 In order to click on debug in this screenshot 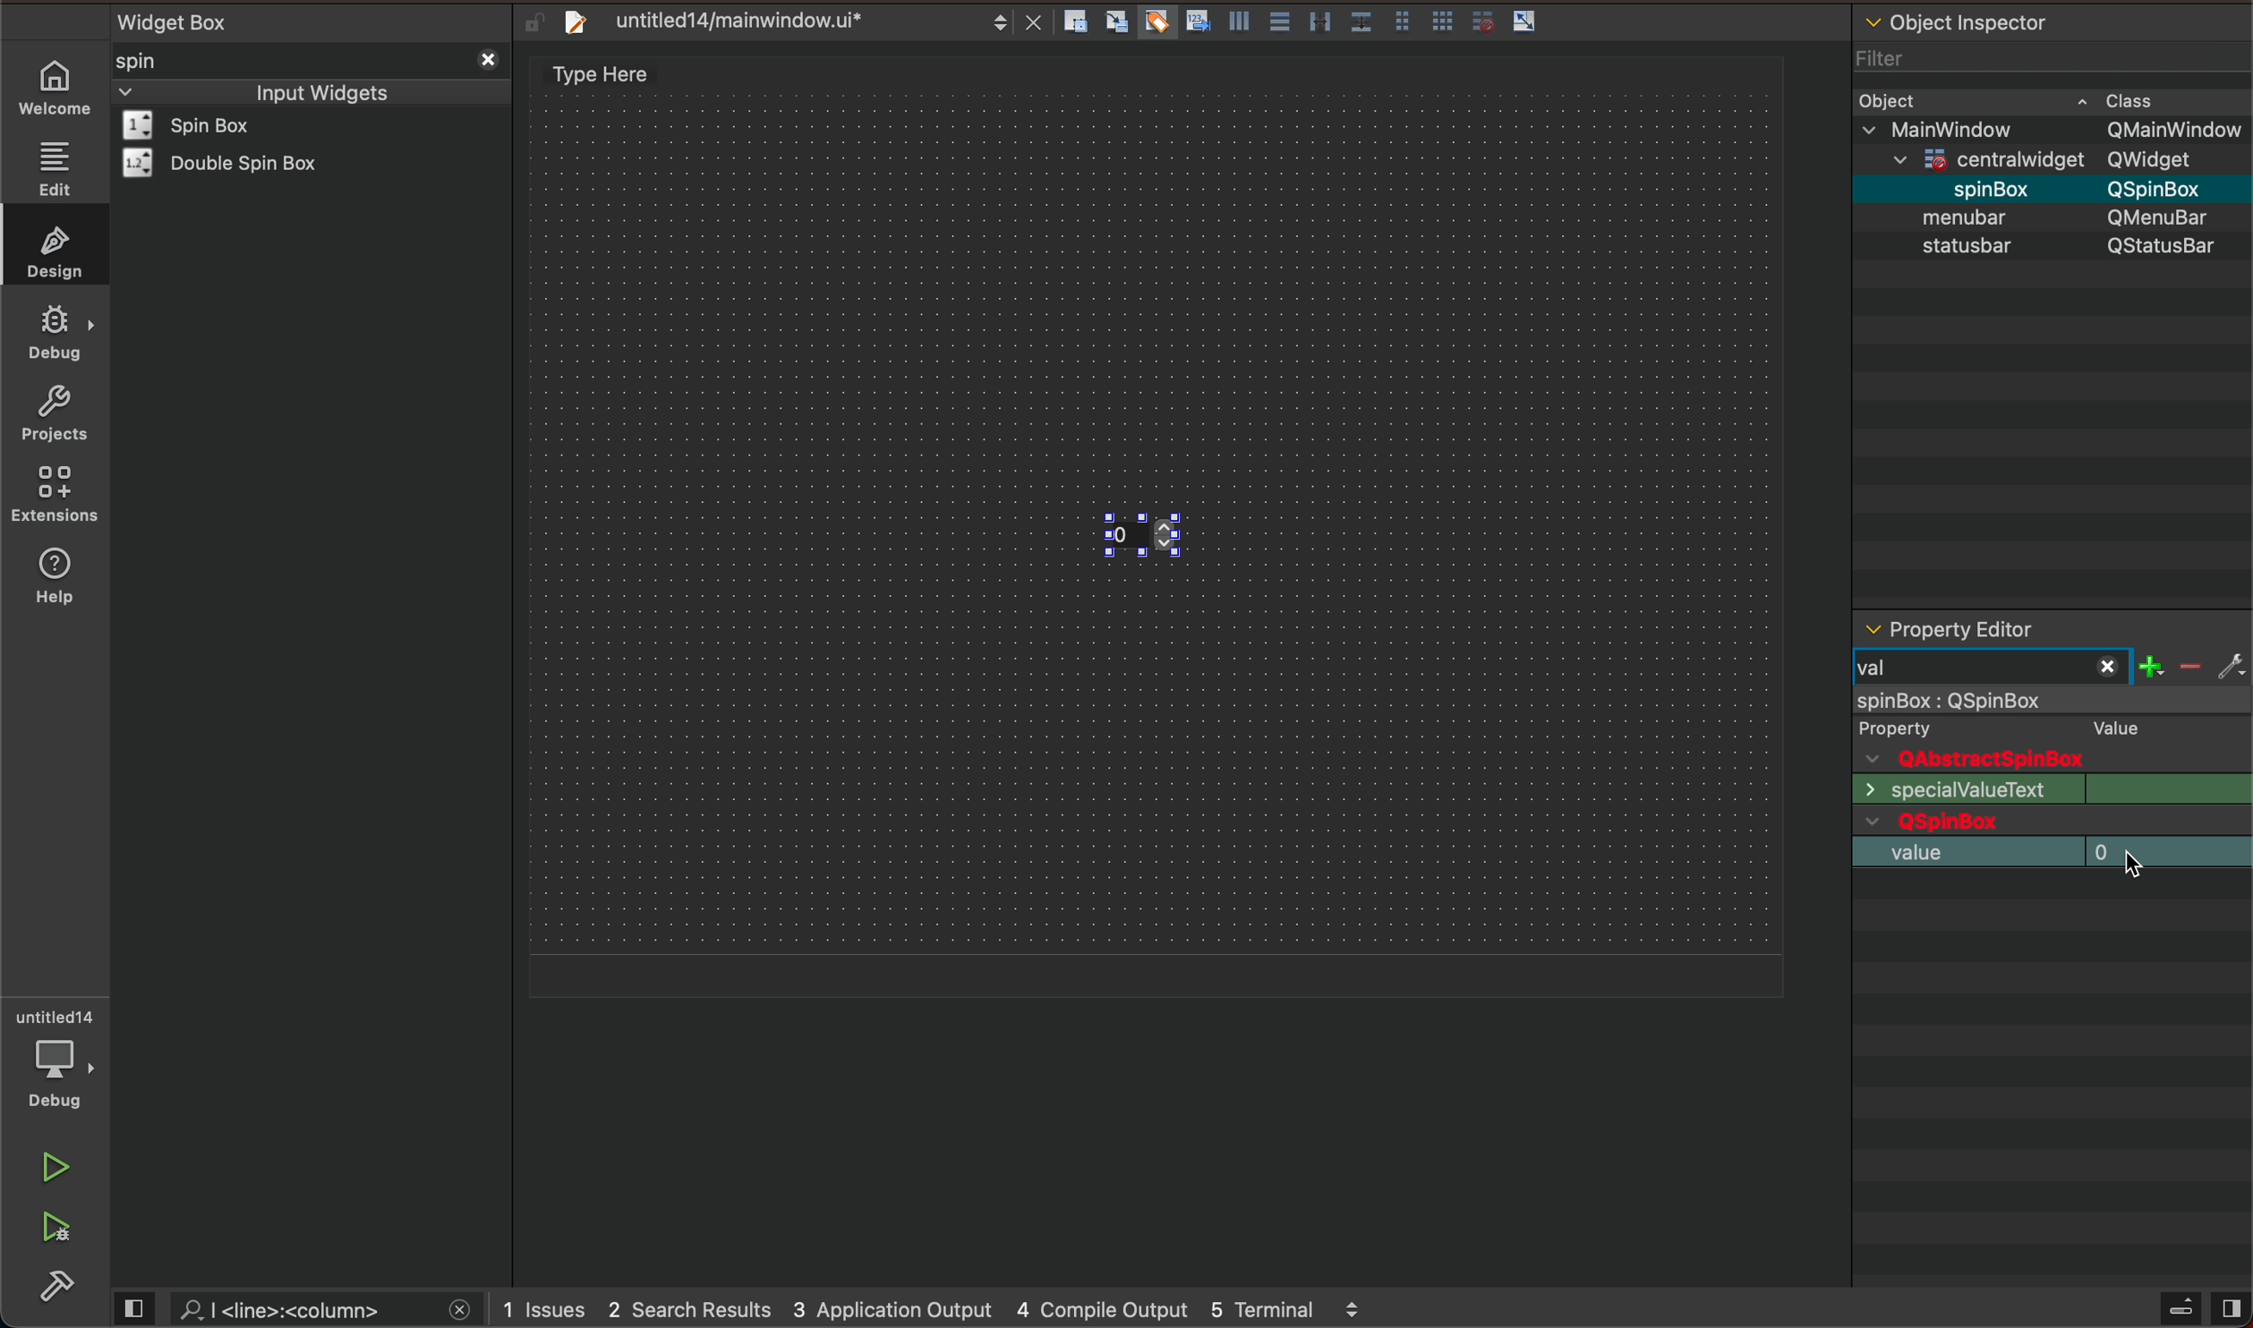, I will do `click(55, 334)`.